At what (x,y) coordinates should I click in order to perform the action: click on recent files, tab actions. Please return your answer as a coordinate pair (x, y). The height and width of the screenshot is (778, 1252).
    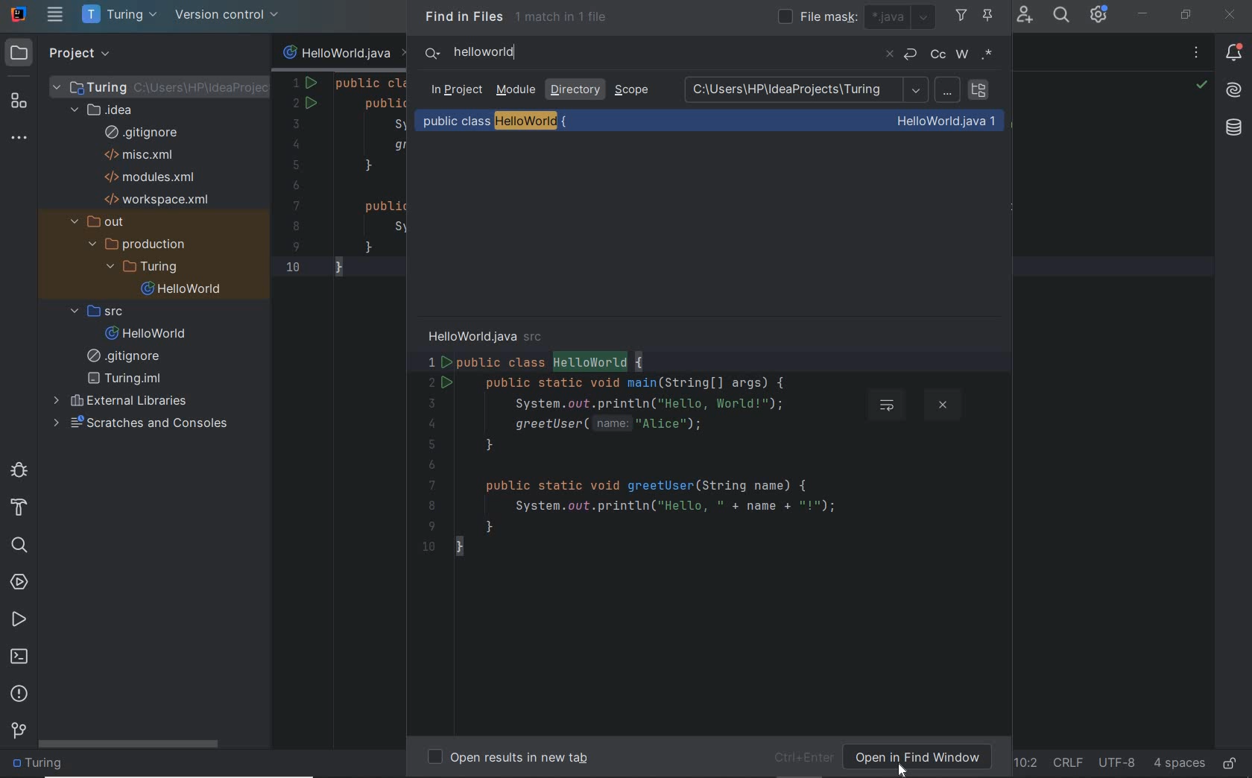
    Looking at the image, I should click on (1197, 54).